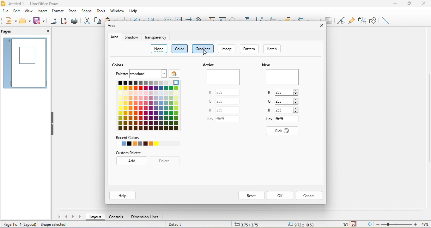  What do you see at coordinates (251, 196) in the screenshot?
I see `reset` at bounding box center [251, 196].